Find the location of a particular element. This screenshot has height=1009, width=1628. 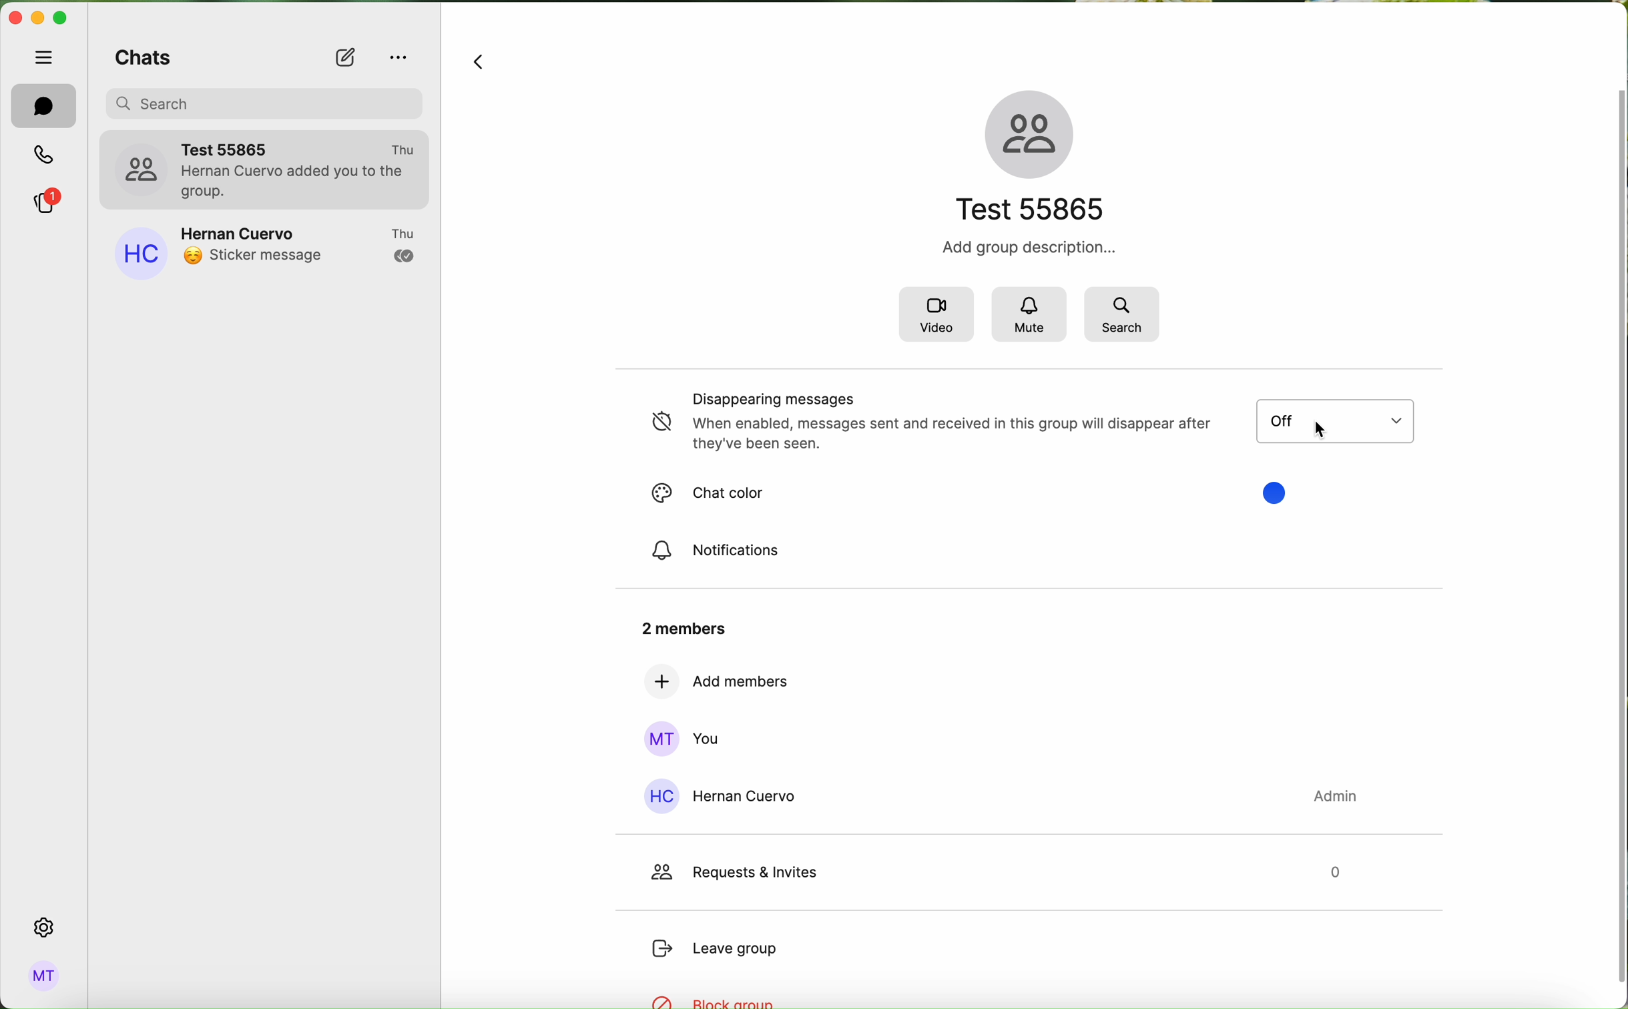

stories is located at coordinates (45, 200).